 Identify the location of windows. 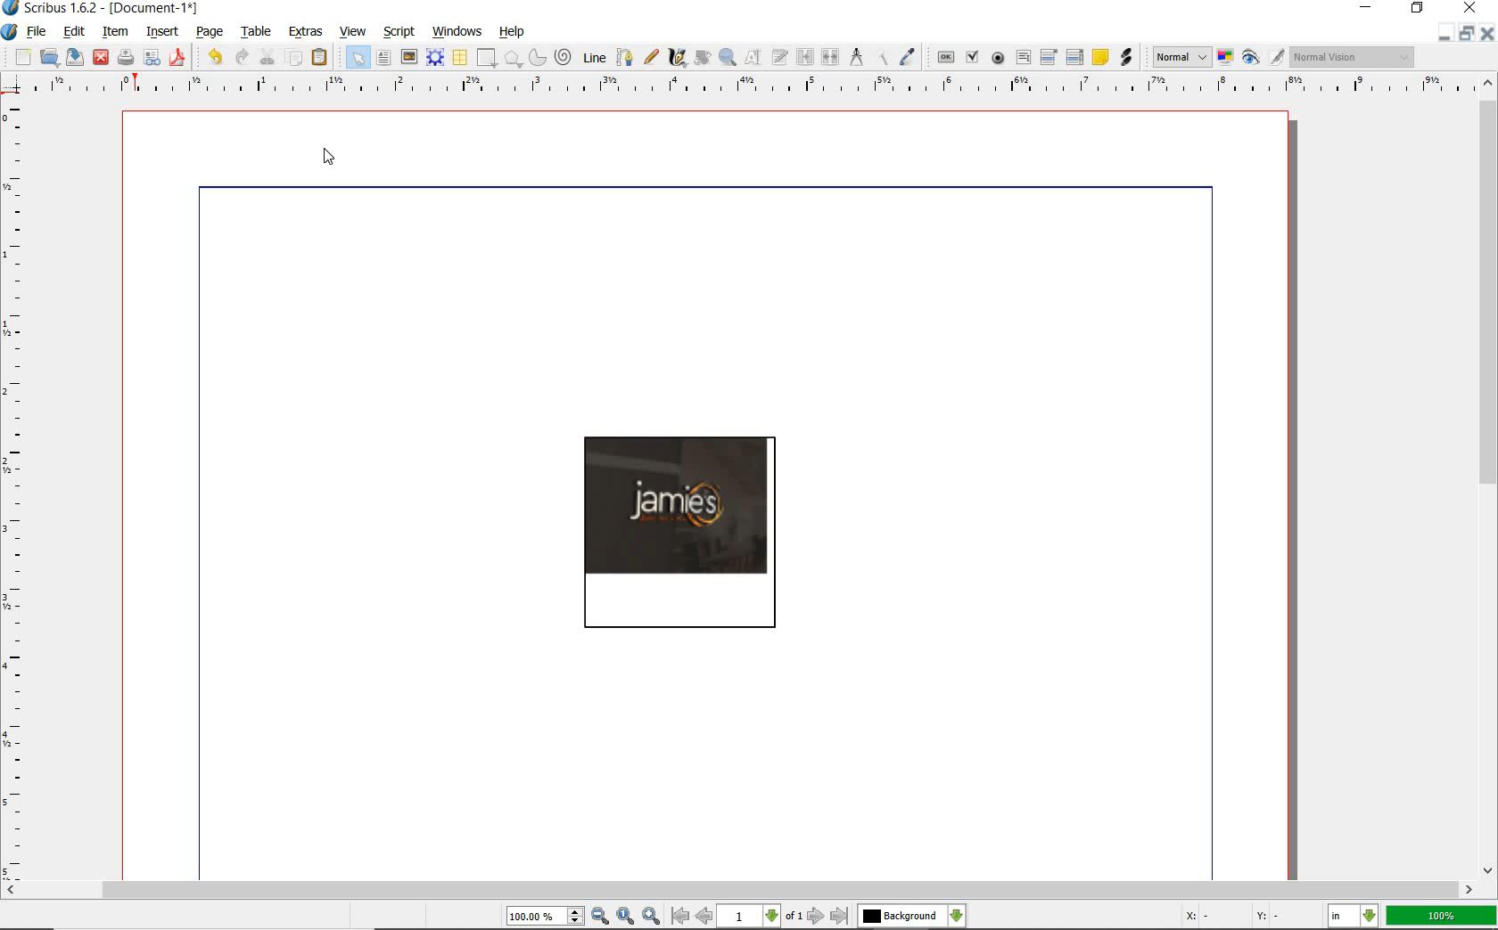
(460, 30).